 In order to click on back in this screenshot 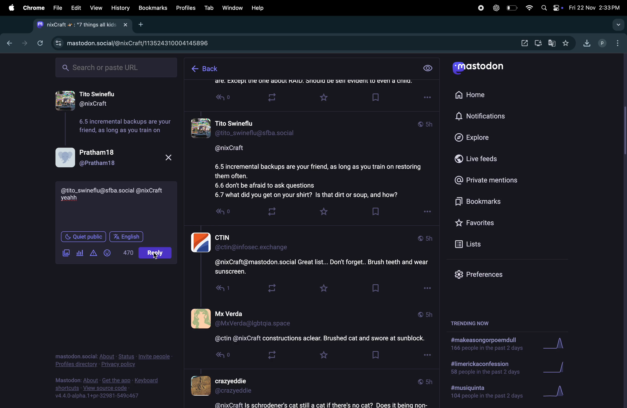, I will do `click(204, 69)`.